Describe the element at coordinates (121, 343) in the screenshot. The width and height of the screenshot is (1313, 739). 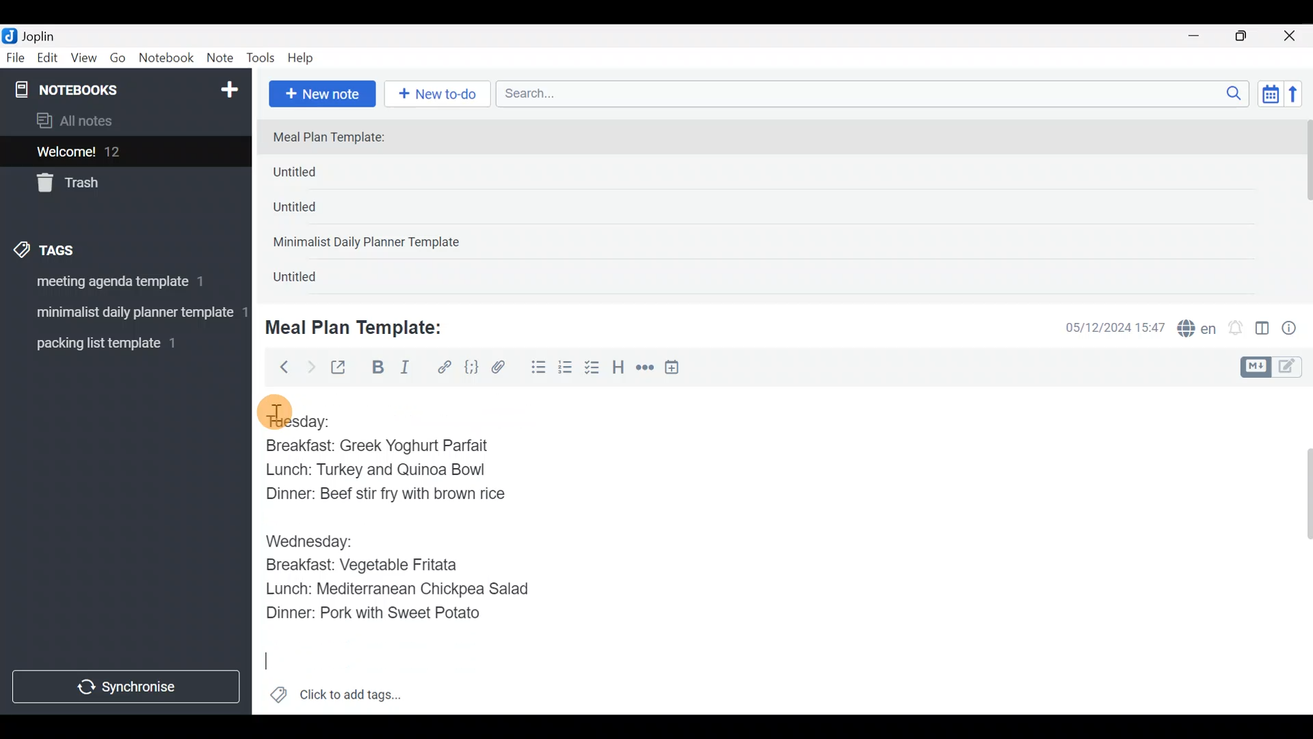
I see `Tag 3` at that location.